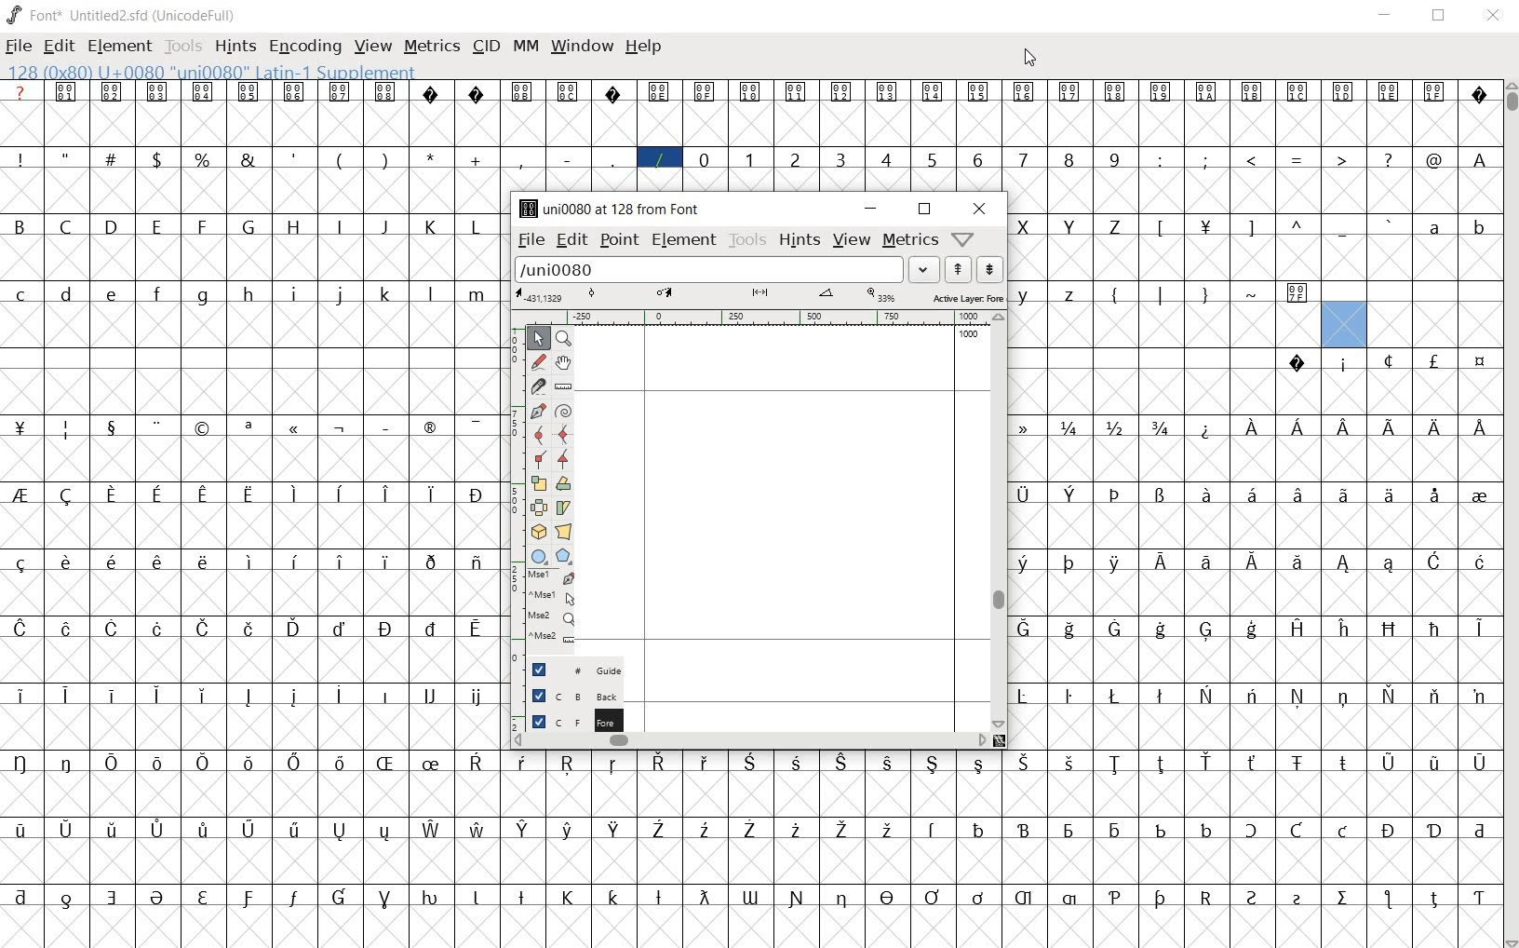 Image resolution: width=1519 pixels, height=948 pixels. What do you see at coordinates (1252, 91) in the screenshot?
I see `glyph` at bounding box center [1252, 91].